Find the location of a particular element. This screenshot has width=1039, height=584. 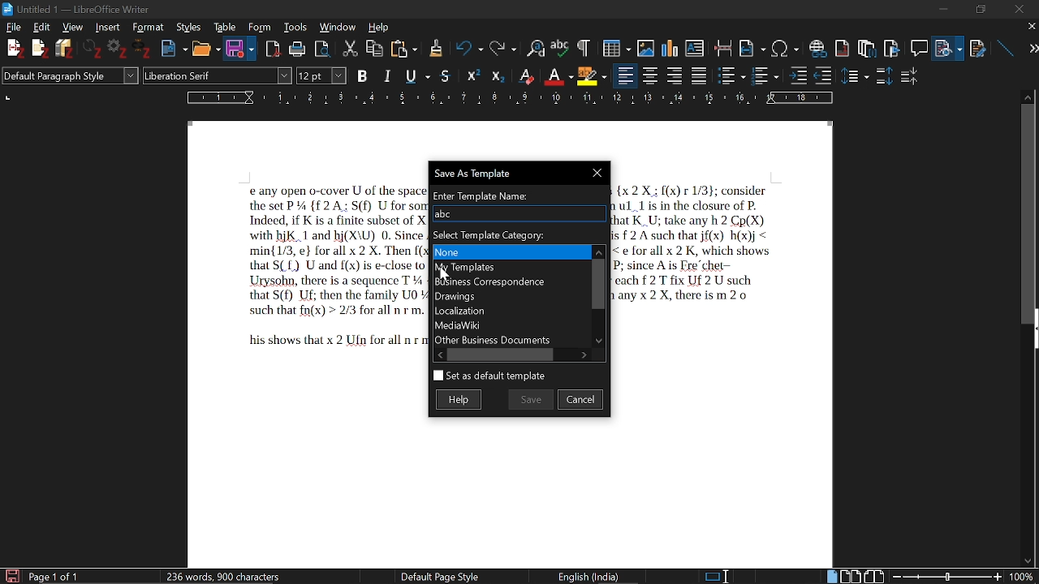

New is located at coordinates (174, 47).